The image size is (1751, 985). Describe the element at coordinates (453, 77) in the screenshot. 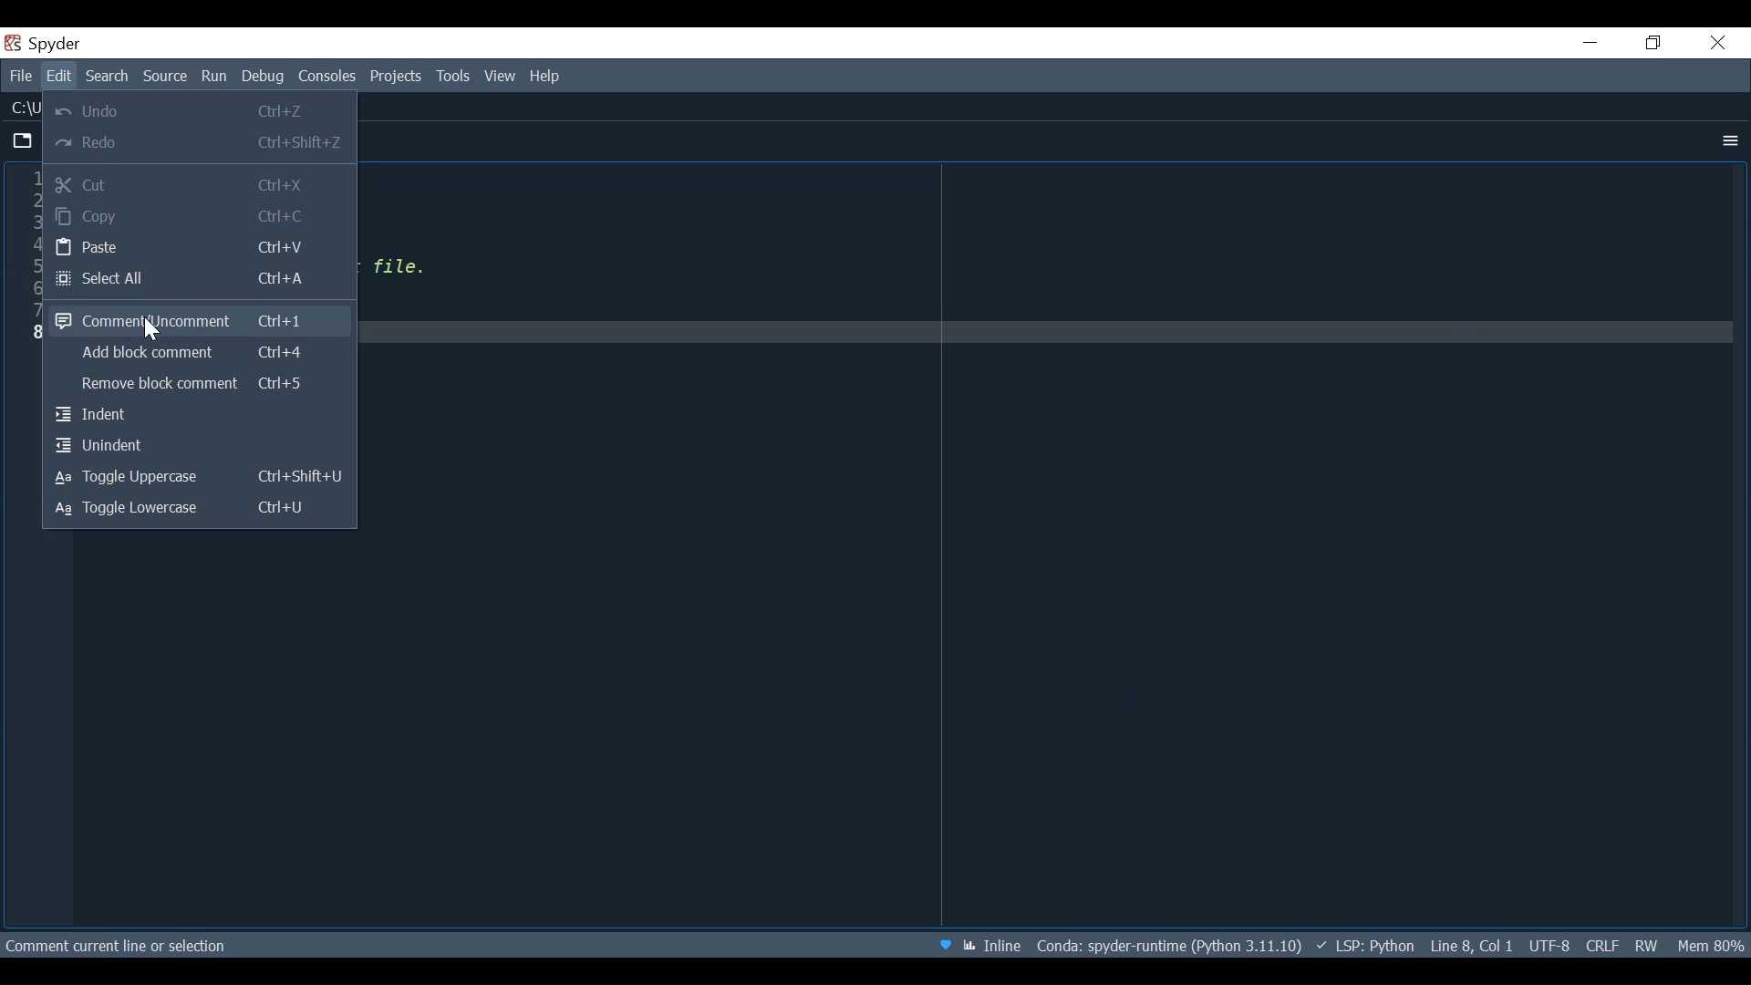

I see `Tools` at that location.